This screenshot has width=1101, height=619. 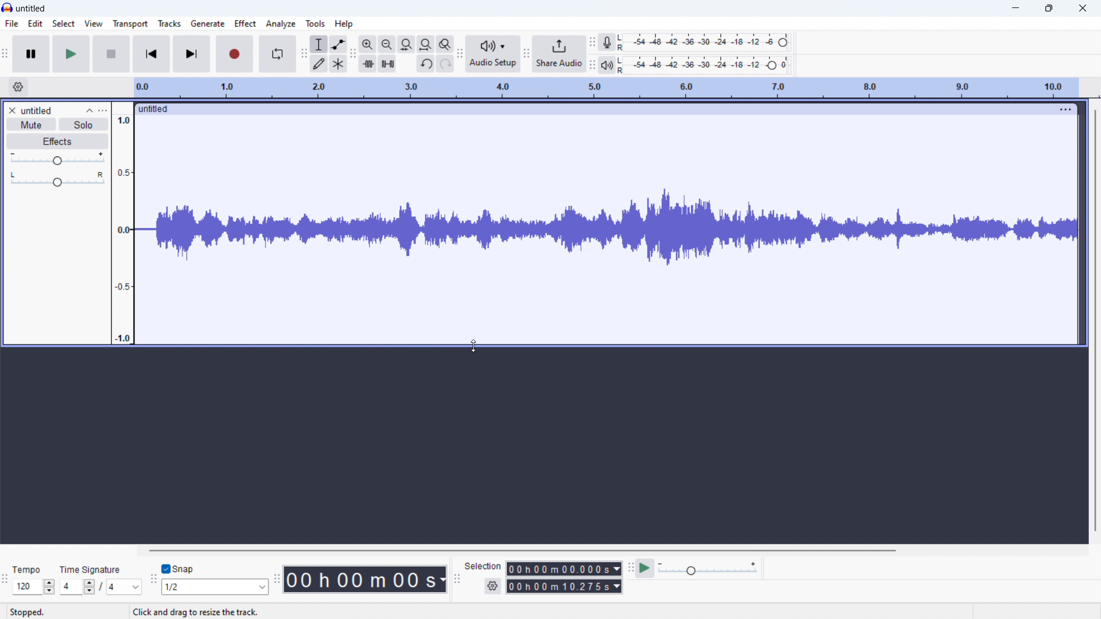 I want to click on time signature toolbar, so click(x=5, y=581).